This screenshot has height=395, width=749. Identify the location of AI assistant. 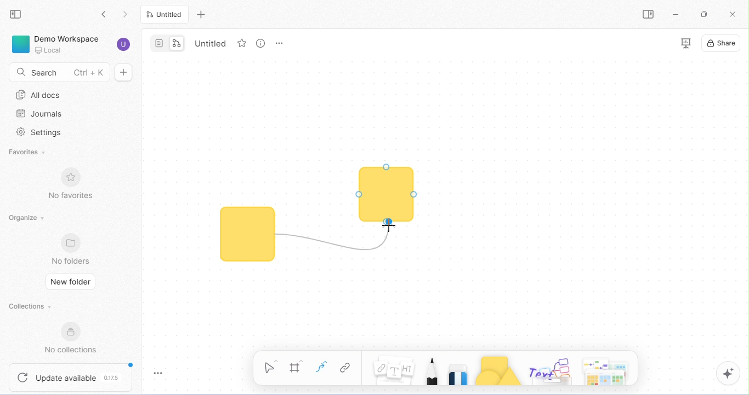
(728, 373).